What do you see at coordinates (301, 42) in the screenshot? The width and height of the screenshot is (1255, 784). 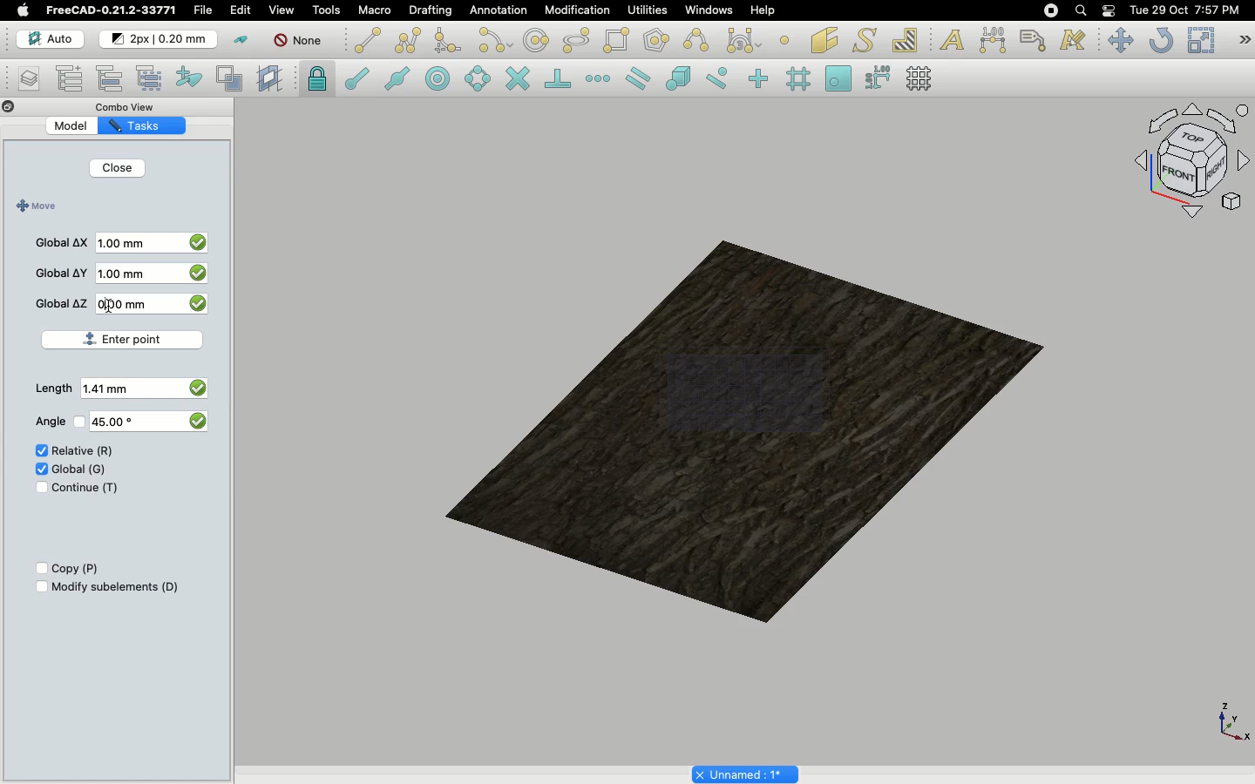 I see `Autogroup off` at bounding box center [301, 42].